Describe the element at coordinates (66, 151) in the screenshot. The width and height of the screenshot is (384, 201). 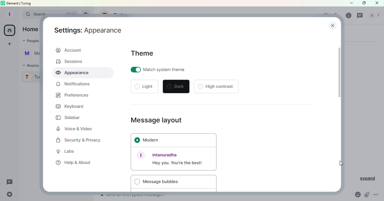
I see `Labs` at that location.